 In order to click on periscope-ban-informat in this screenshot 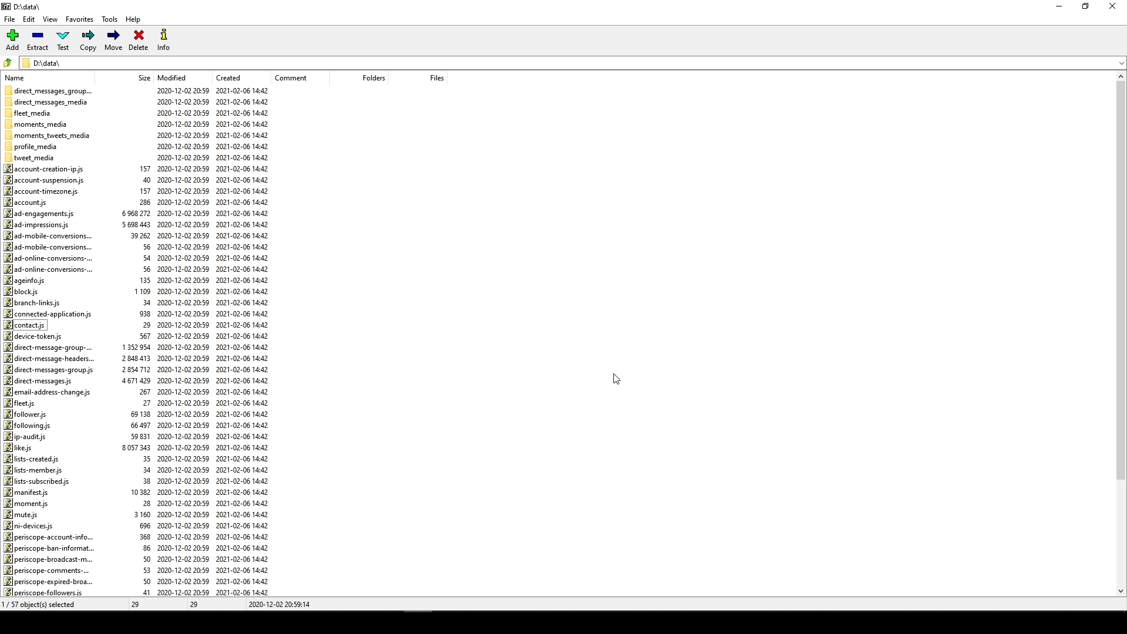, I will do `click(53, 547)`.